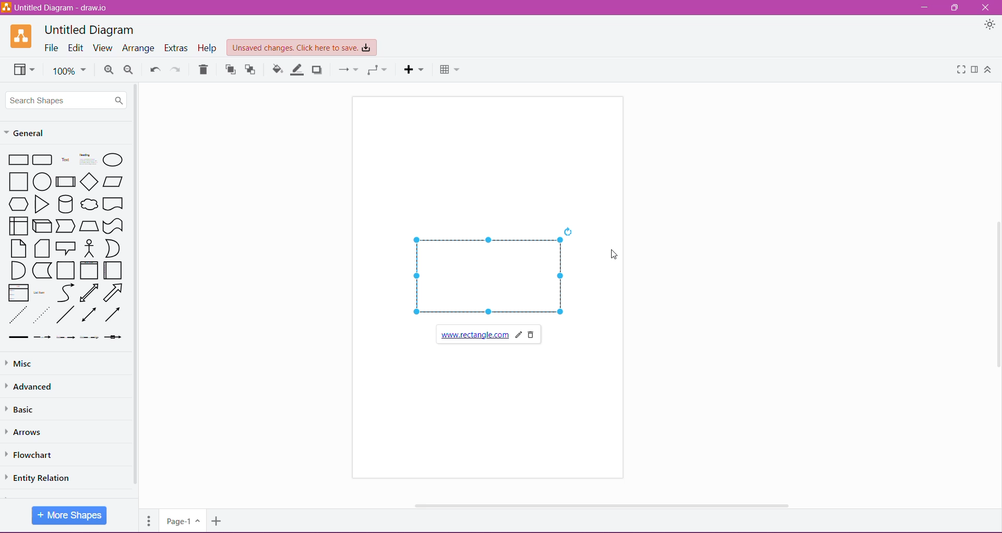 This screenshot has width=1002, height=533. I want to click on Unsaved Changes. Click here to save., so click(301, 48).